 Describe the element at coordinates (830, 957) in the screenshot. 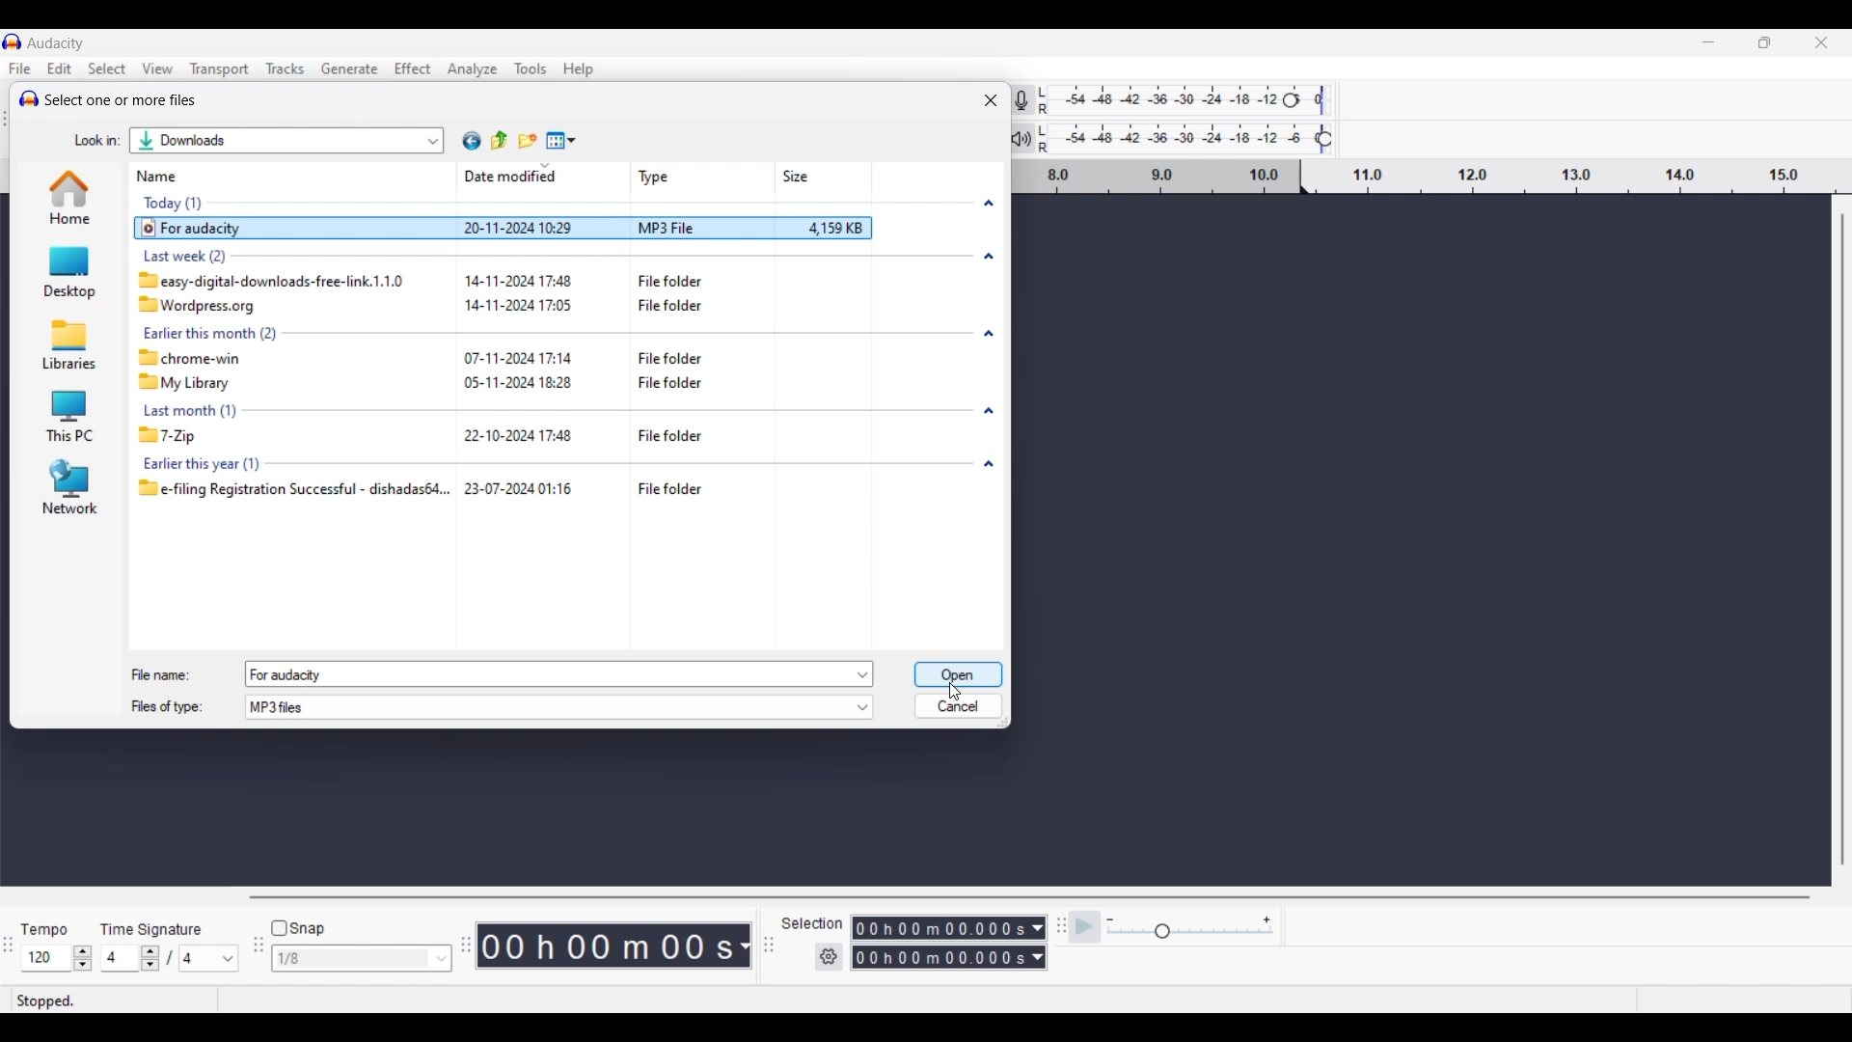

I see `Selection settings` at that location.